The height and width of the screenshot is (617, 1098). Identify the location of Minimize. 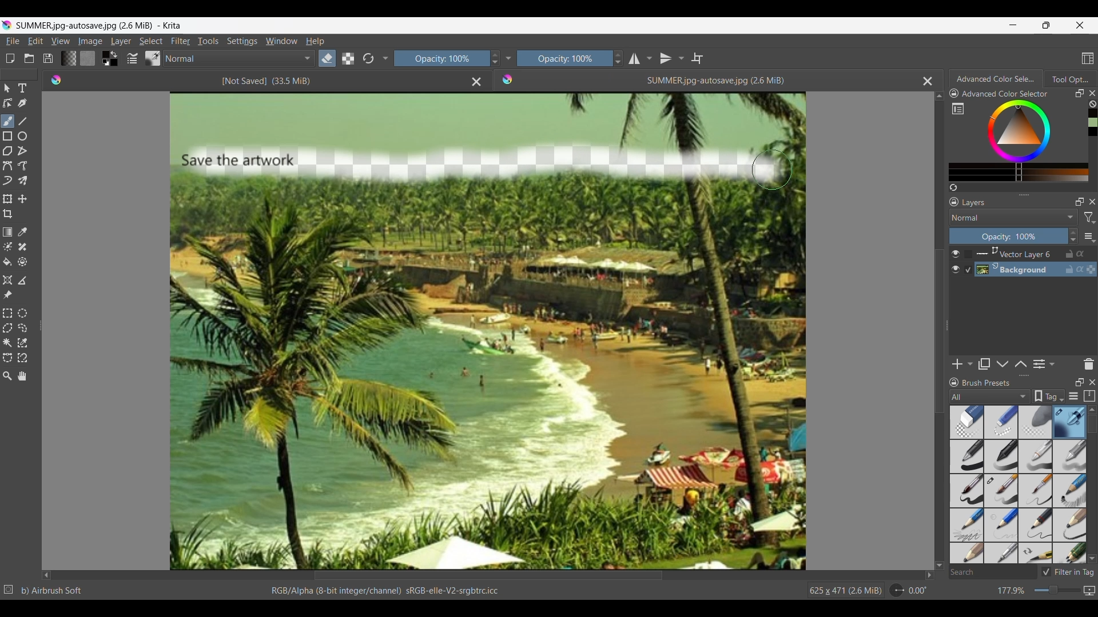
(1013, 25).